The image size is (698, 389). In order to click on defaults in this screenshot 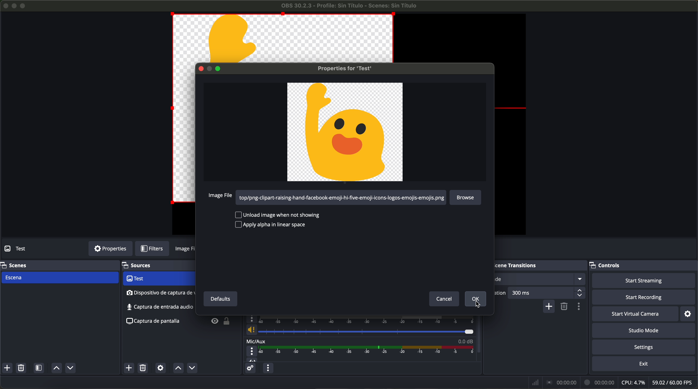, I will do `click(219, 298)`.